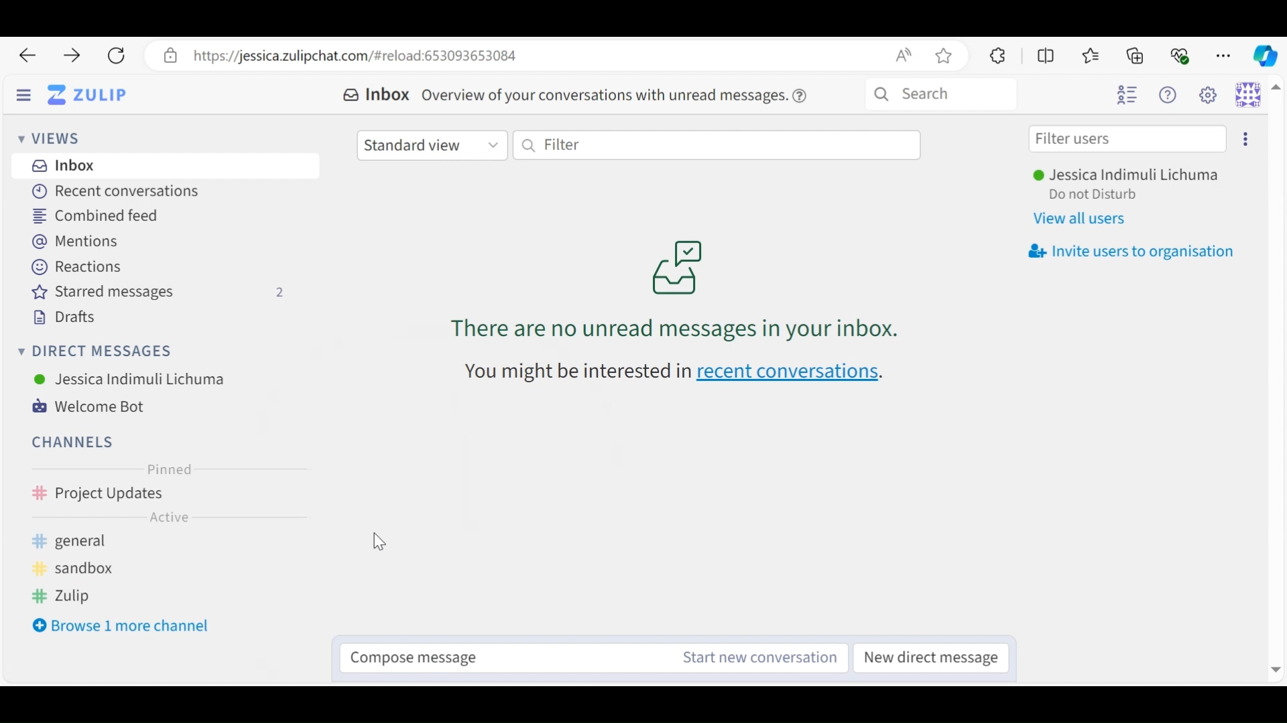 This screenshot has height=723, width=1287. What do you see at coordinates (111, 192) in the screenshot?
I see `Recent Conversations` at bounding box center [111, 192].